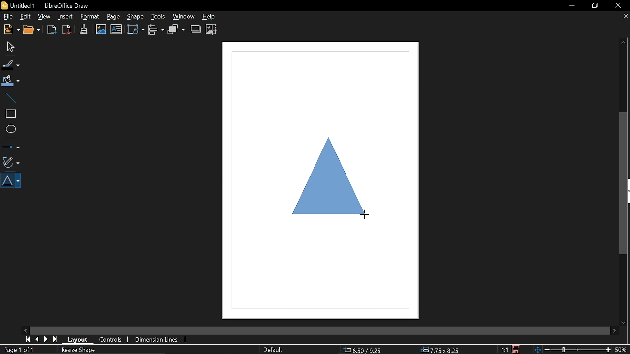 The image size is (630, 354). I want to click on View, so click(44, 16).